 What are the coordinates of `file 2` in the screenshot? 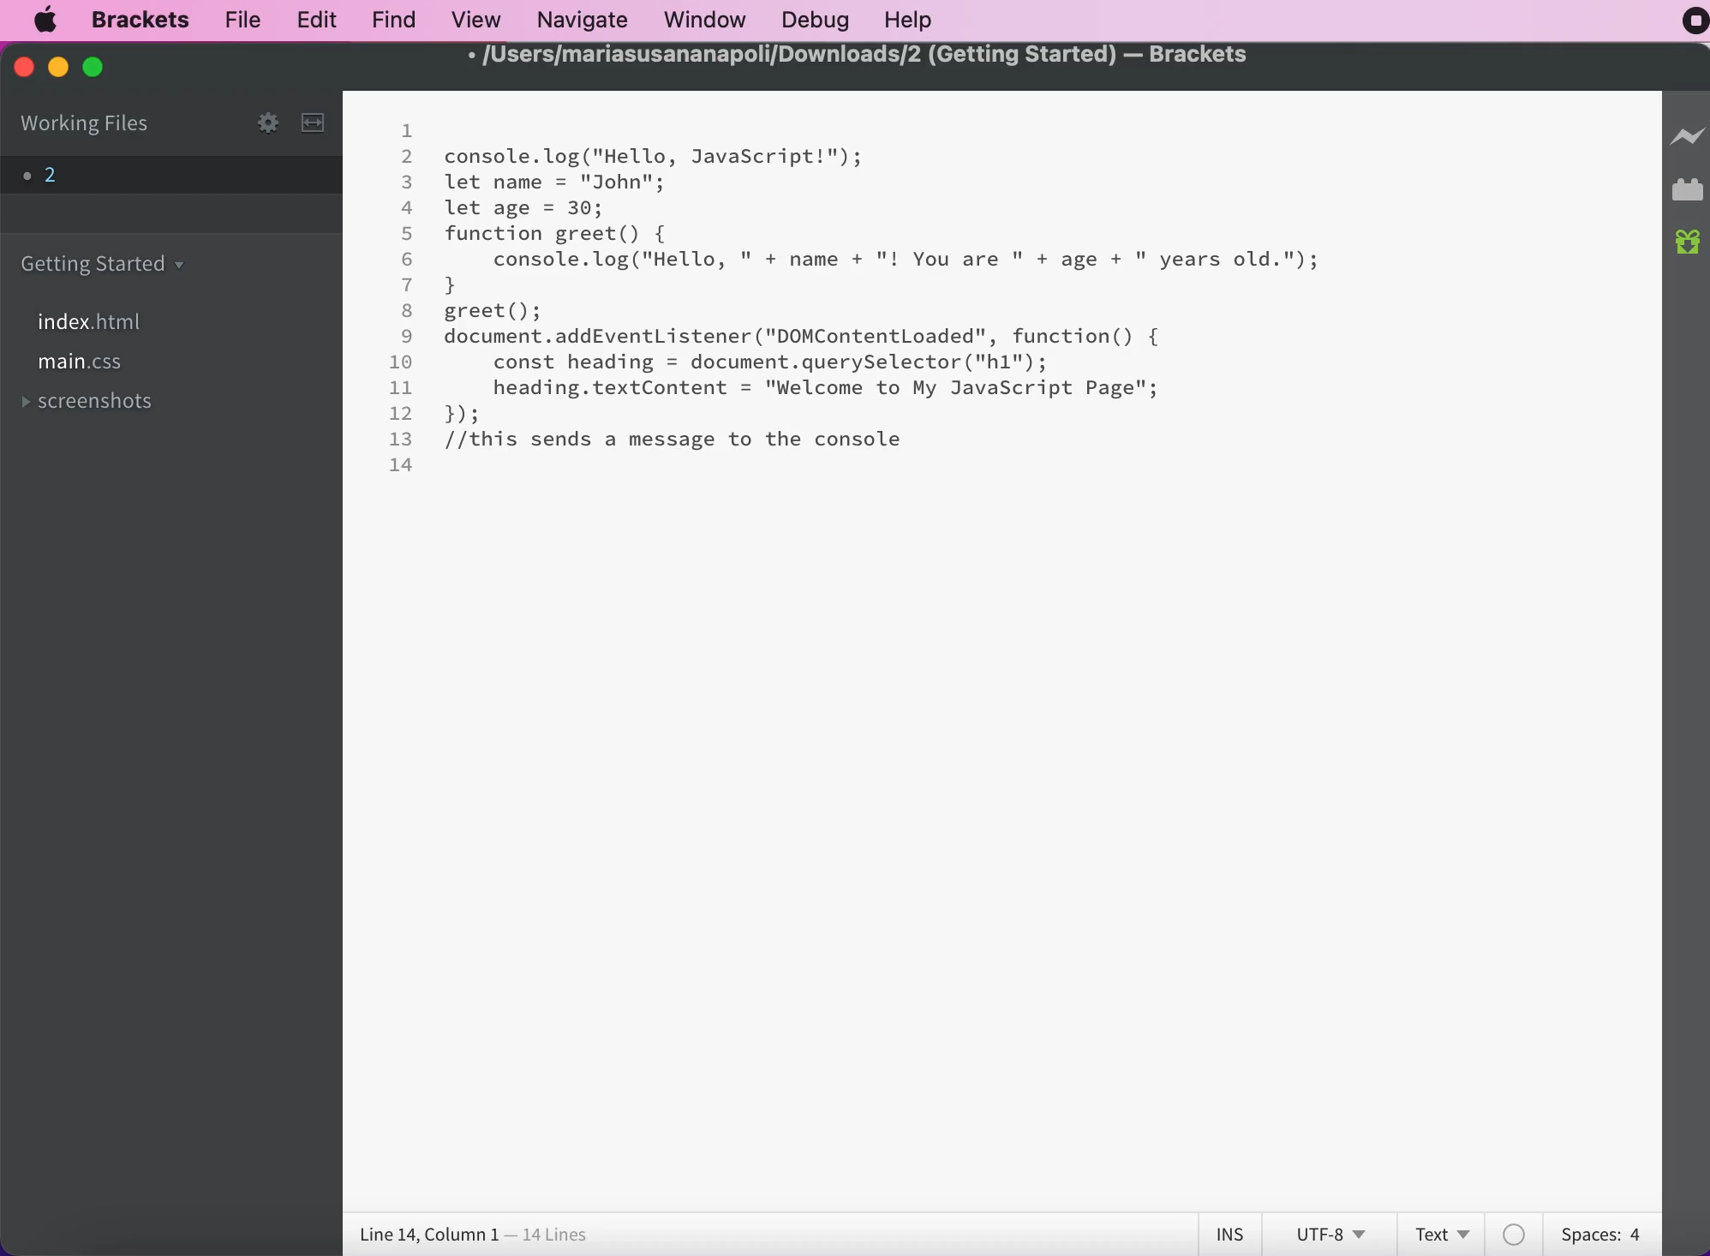 It's located at (51, 178).